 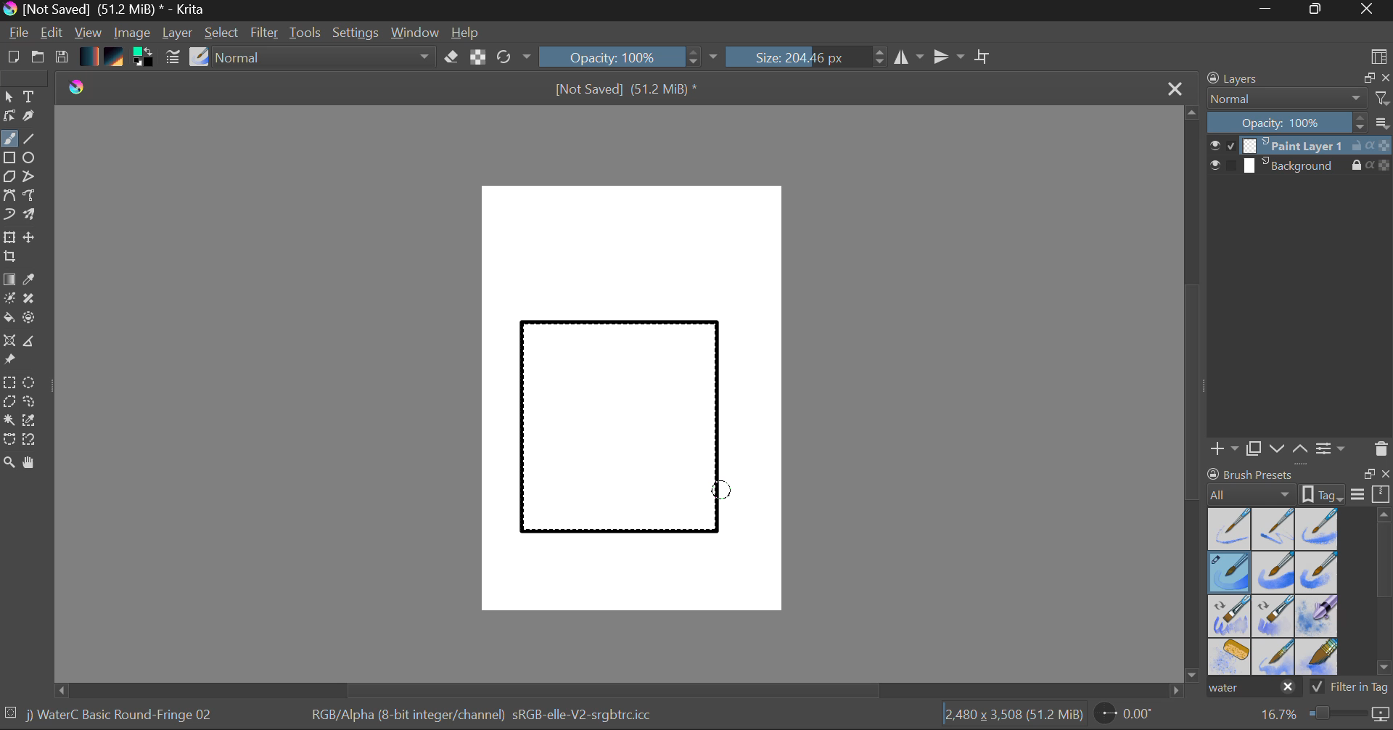 What do you see at coordinates (306, 33) in the screenshot?
I see `Tools` at bounding box center [306, 33].